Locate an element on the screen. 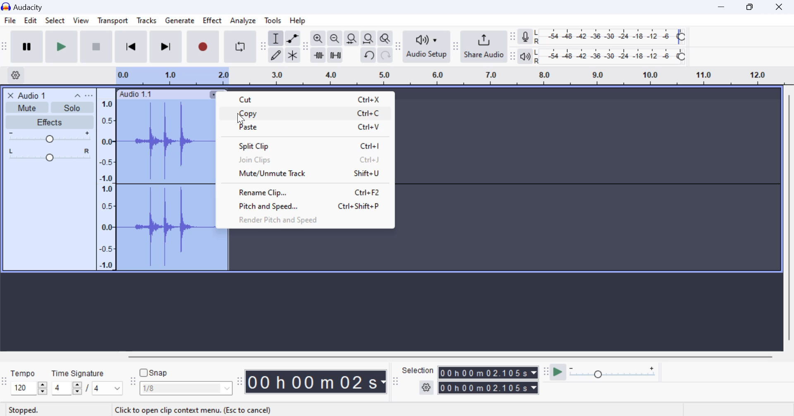  Record is located at coordinates (201, 47).